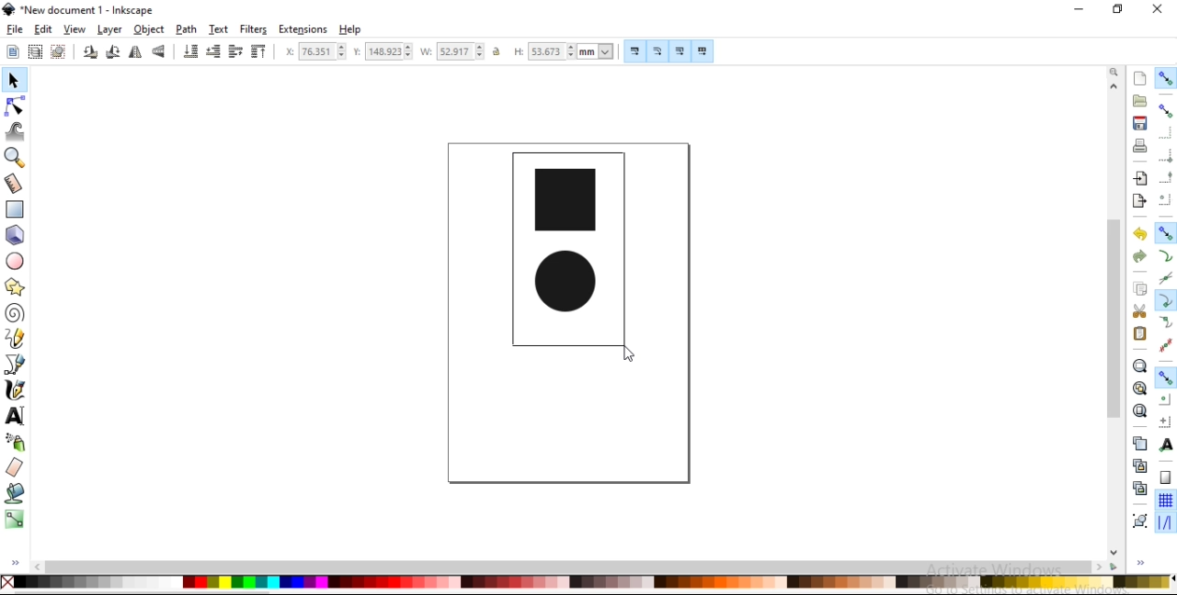 This screenshot has width=1177, height=595. I want to click on height of selection, so click(562, 50).